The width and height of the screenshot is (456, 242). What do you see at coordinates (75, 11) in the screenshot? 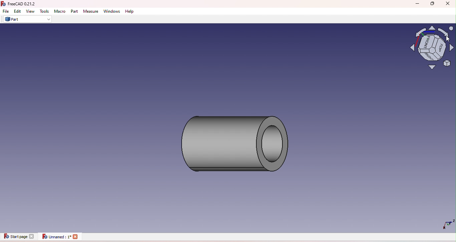
I see `Part` at bounding box center [75, 11].